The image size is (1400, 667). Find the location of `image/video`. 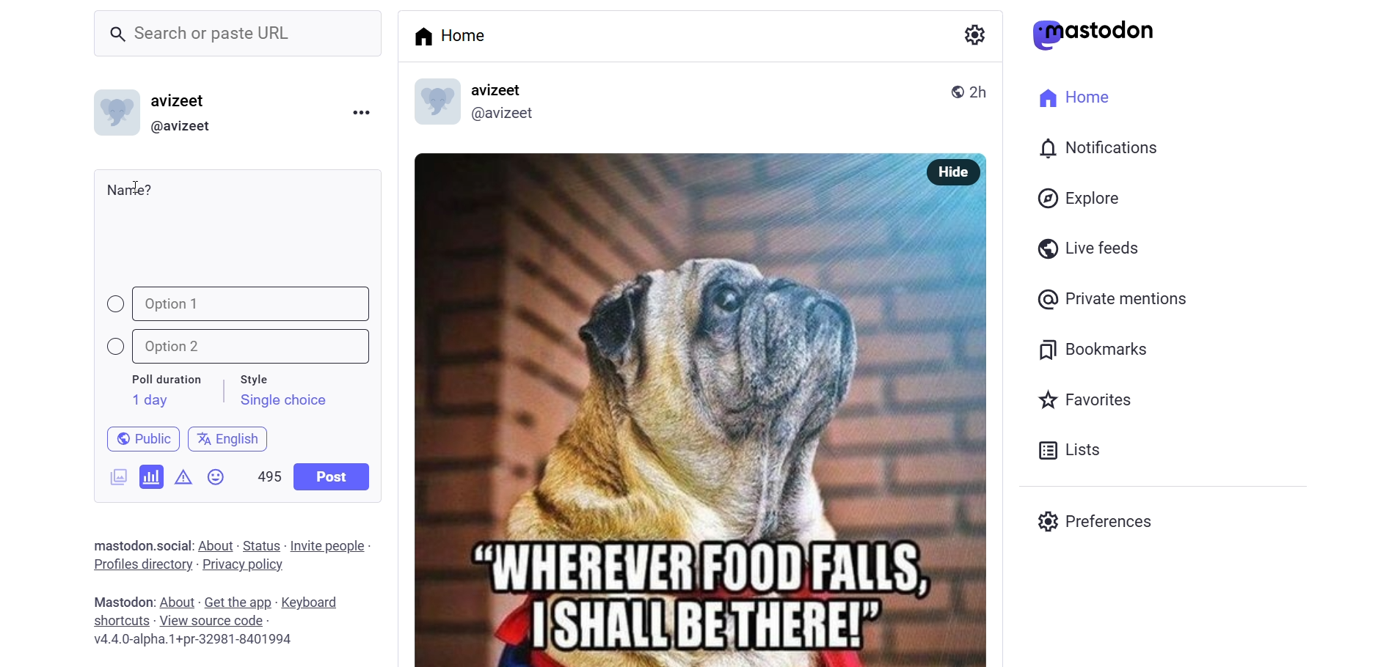

image/video is located at coordinates (113, 474).